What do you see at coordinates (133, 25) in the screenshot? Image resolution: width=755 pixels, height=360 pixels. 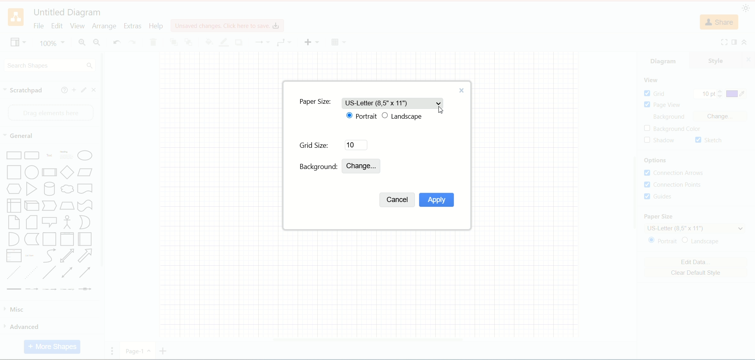 I see `extras` at bounding box center [133, 25].